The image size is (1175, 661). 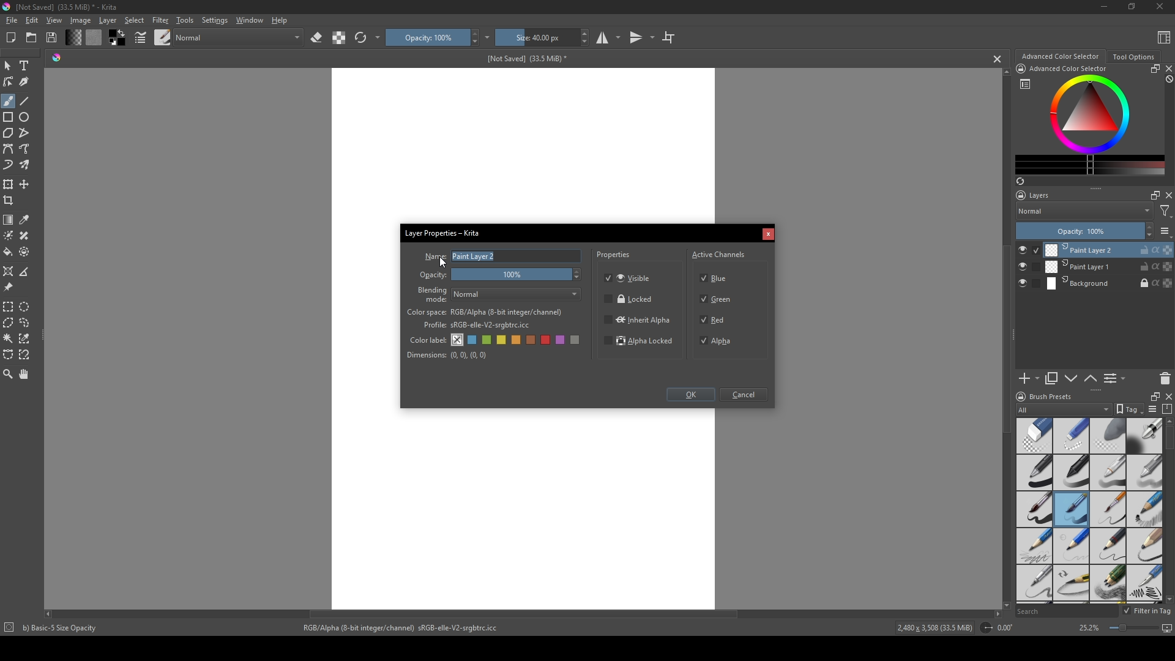 I want to click on Close, so click(x=1157, y=7).